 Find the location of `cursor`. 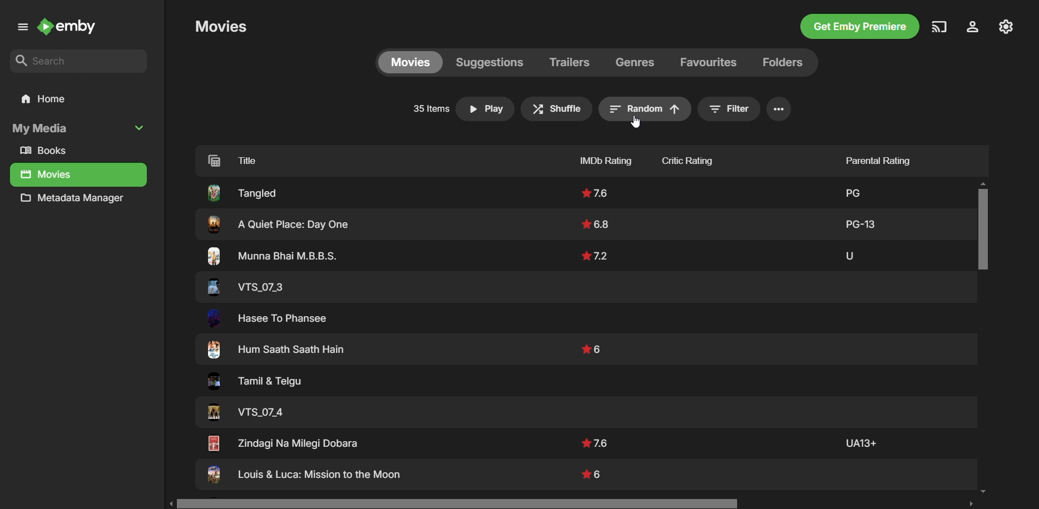

cursor is located at coordinates (636, 121).